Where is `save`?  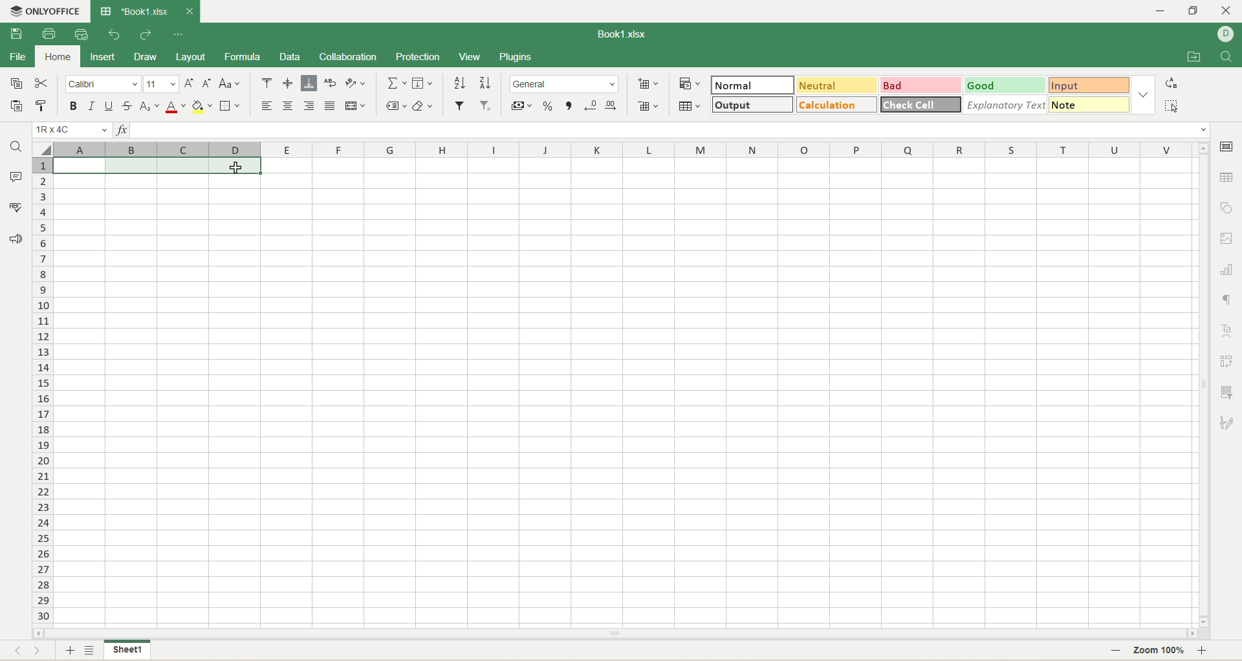 save is located at coordinates (12, 34).